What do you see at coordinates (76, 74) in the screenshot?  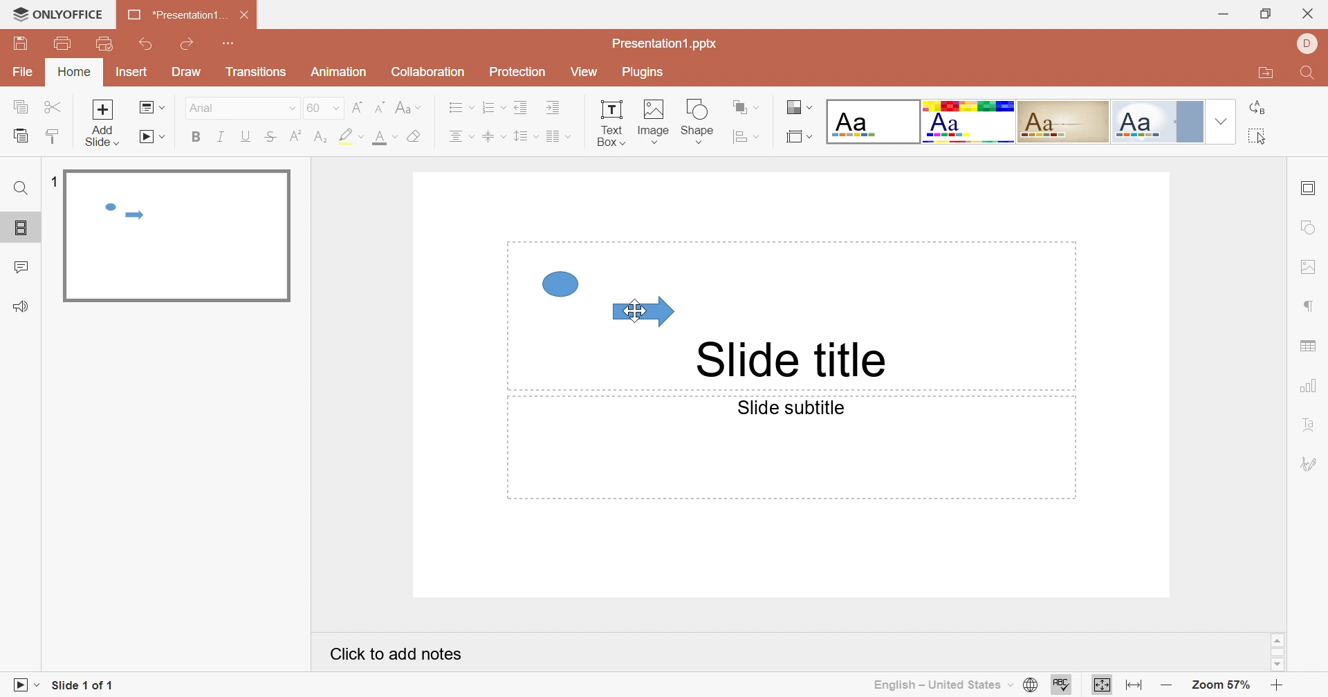 I see `Home` at bounding box center [76, 74].